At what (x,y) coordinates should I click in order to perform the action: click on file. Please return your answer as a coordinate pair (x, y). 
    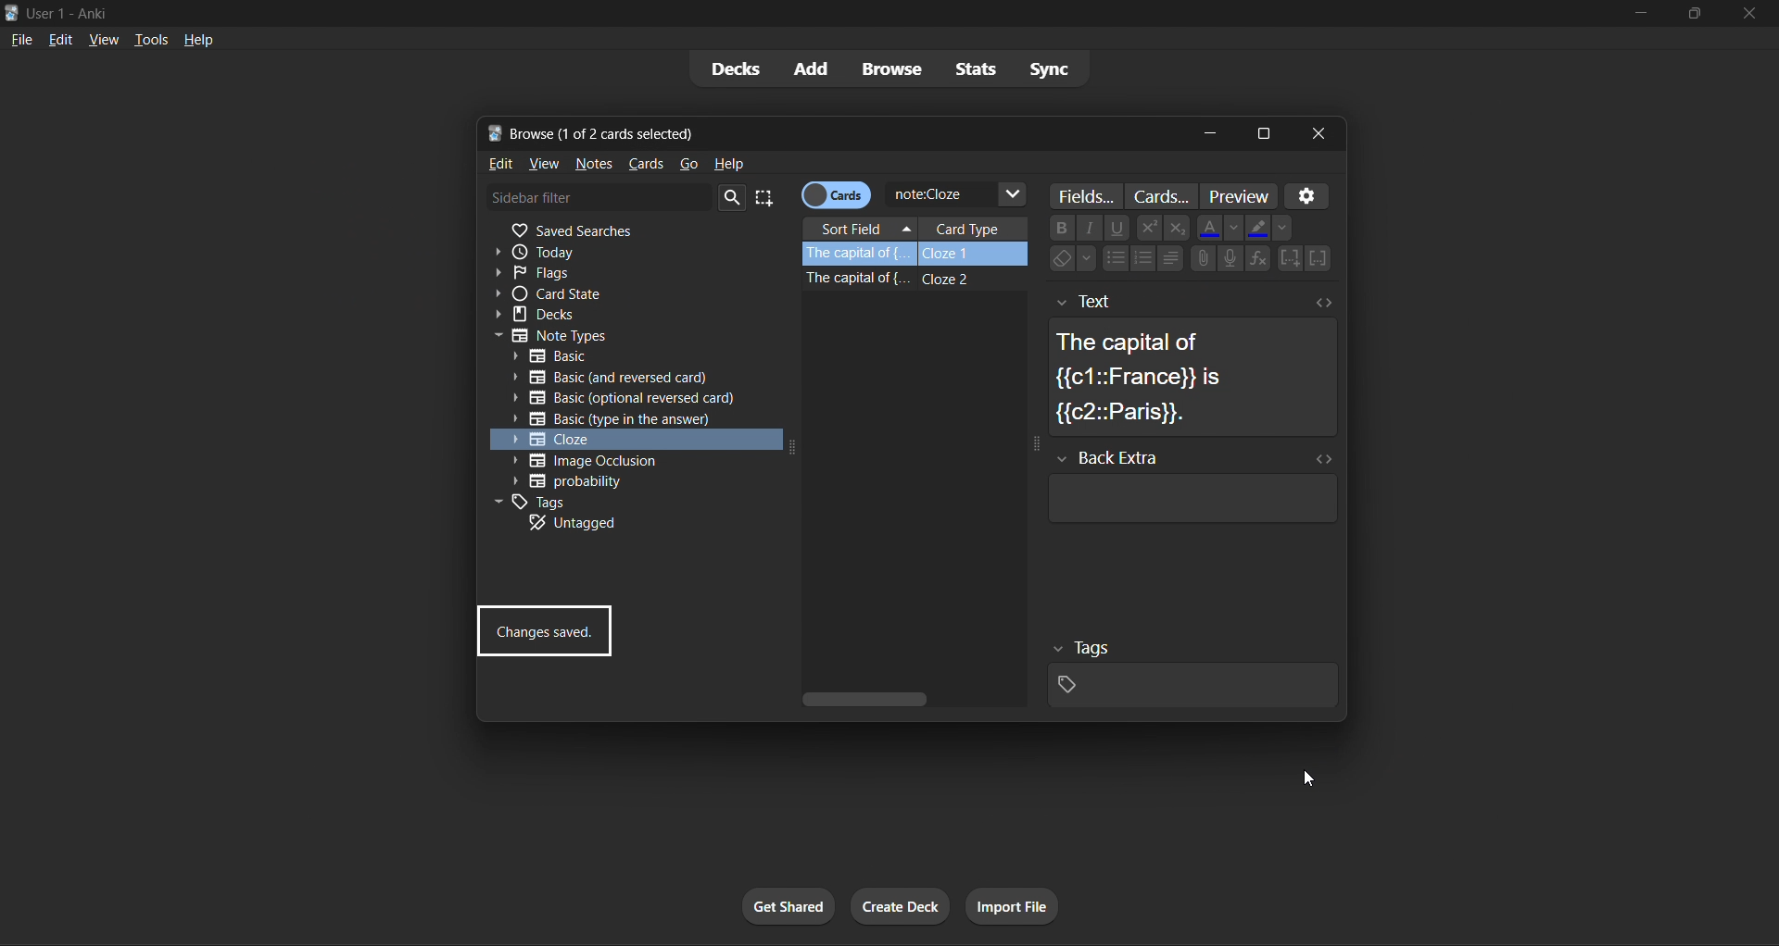
    Looking at the image, I should click on (21, 39).